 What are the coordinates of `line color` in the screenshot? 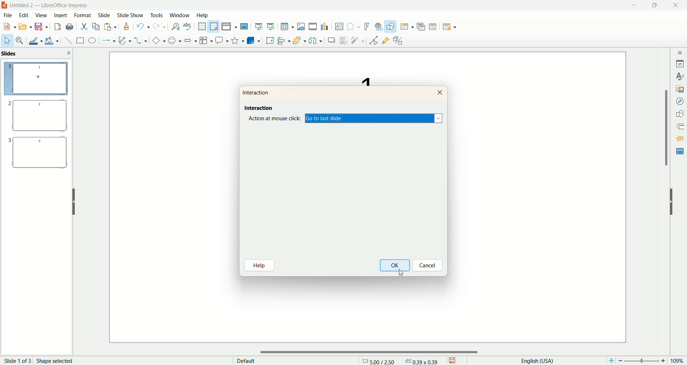 It's located at (34, 40).